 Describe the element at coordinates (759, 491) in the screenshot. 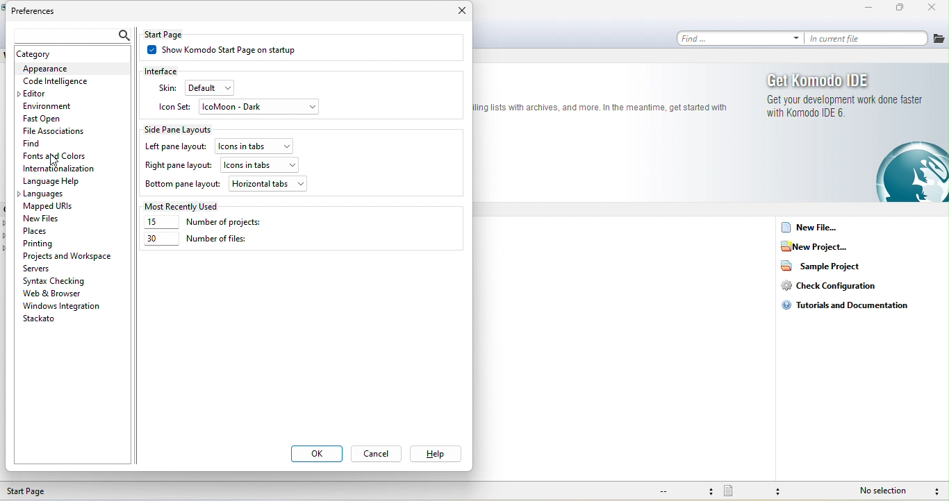

I see `file type` at that location.